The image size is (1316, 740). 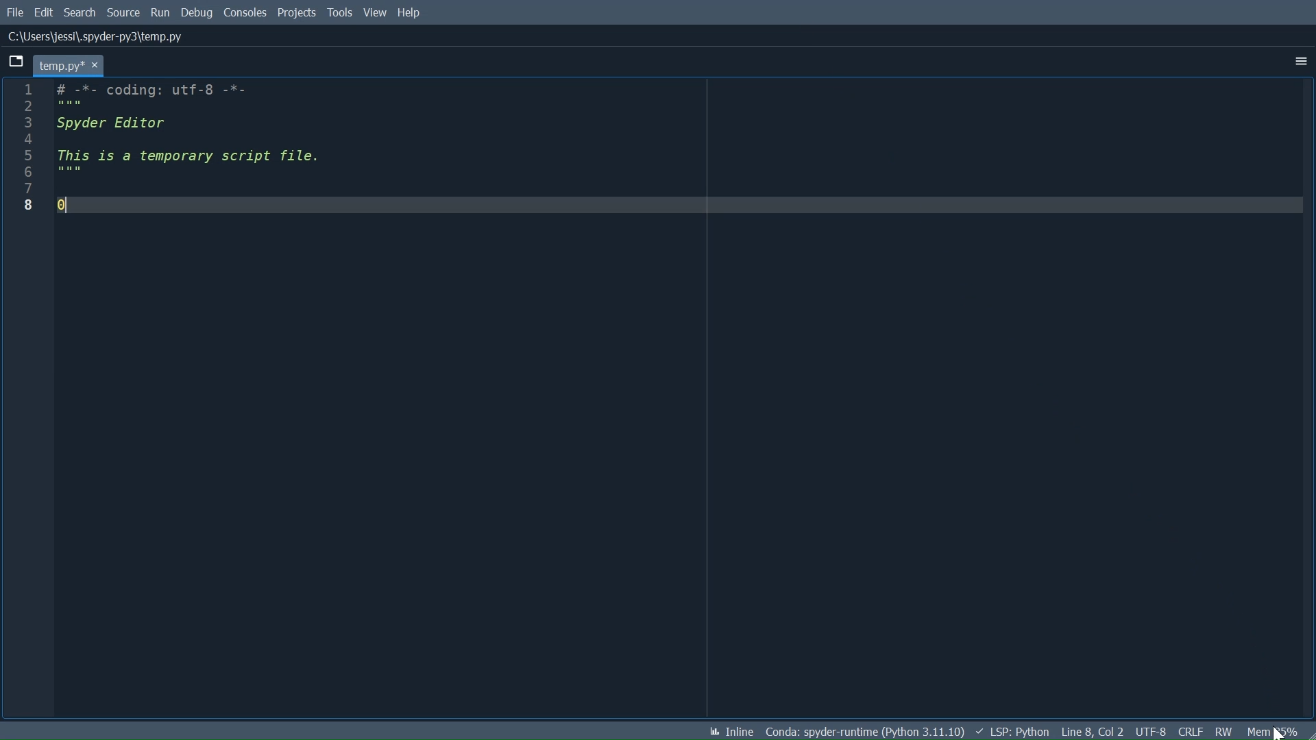 I want to click on View, so click(x=375, y=12).